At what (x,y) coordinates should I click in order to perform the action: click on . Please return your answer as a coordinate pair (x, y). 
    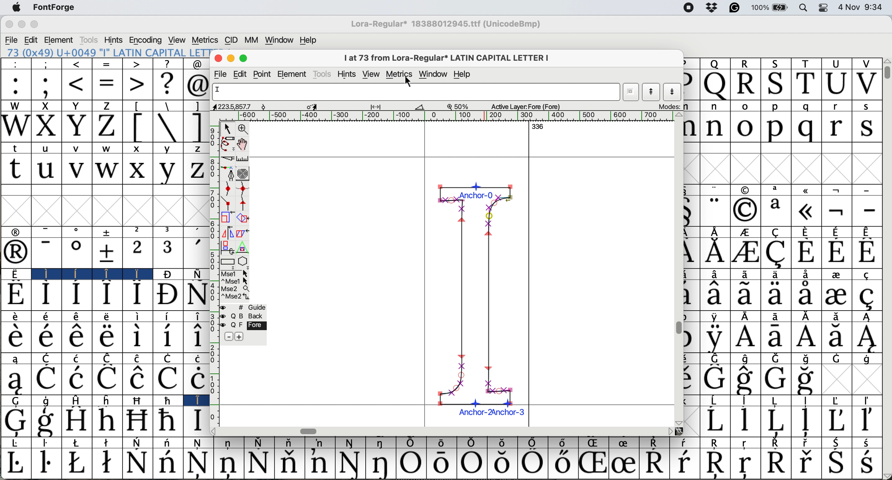
    Looking at the image, I should click on (107, 273).